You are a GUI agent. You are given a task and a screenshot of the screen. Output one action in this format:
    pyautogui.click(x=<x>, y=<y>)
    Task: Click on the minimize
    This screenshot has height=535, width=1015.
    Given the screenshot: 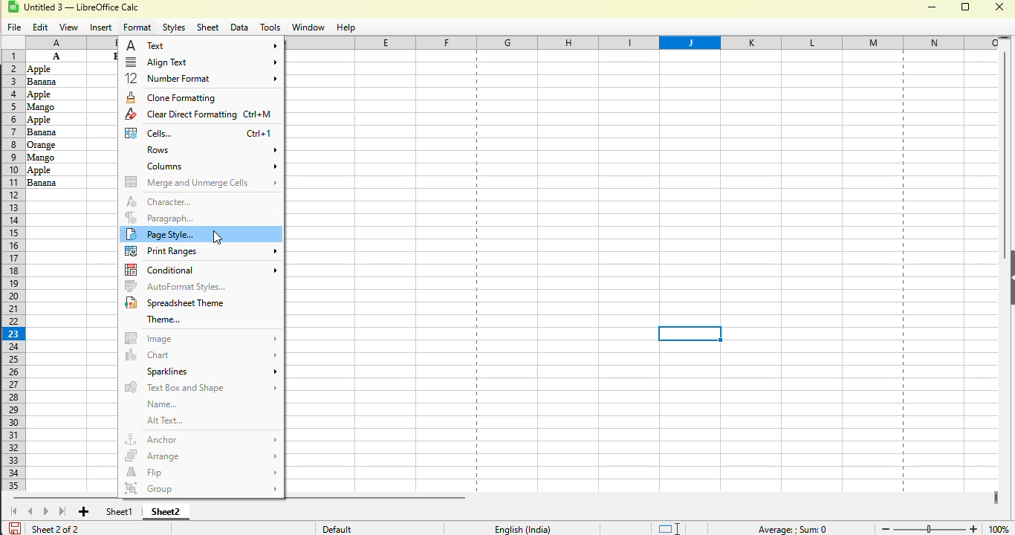 What is the action you would take?
    pyautogui.click(x=932, y=7)
    